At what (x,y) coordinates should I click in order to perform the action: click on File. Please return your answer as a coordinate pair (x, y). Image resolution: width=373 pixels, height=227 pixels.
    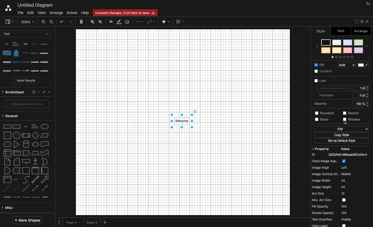
    Looking at the image, I should click on (20, 13).